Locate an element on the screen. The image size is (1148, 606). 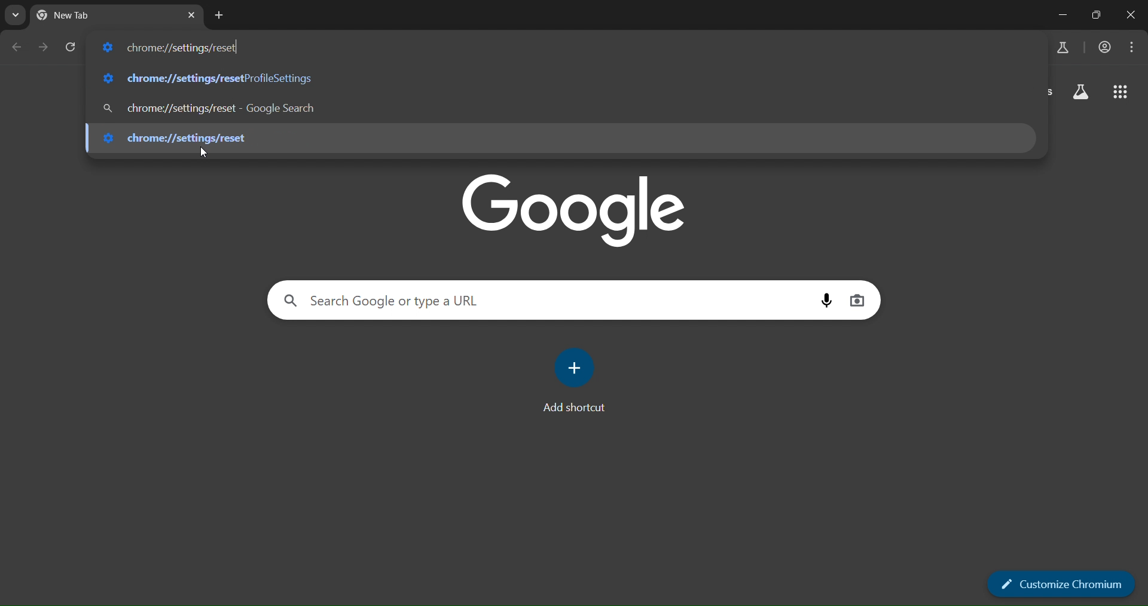
close tab is located at coordinates (193, 14).